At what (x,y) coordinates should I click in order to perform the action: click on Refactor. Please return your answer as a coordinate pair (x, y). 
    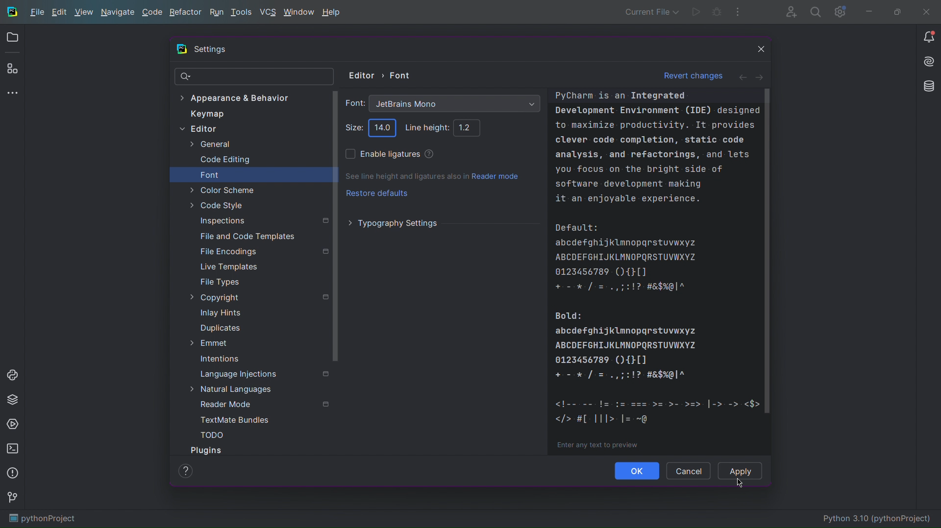
    Looking at the image, I should click on (186, 14).